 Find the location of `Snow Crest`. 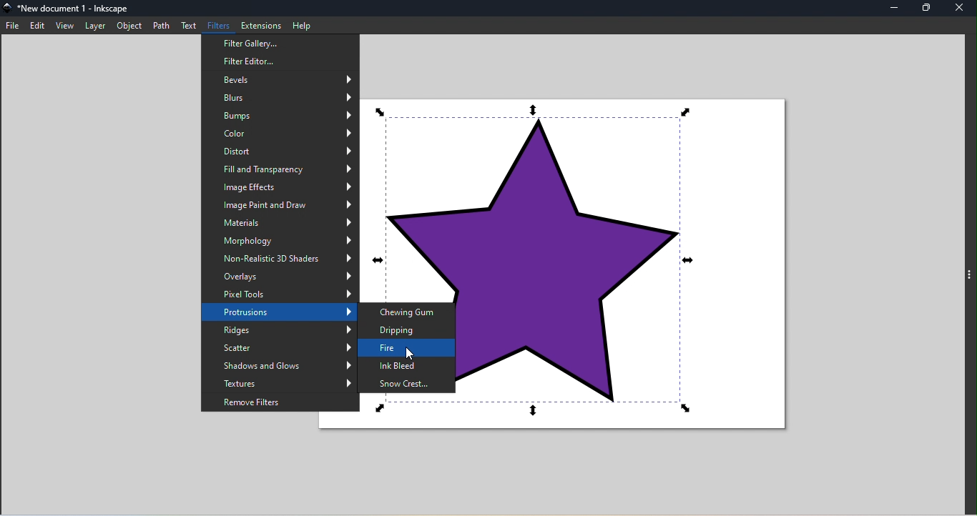

Snow Crest is located at coordinates (408, 385).